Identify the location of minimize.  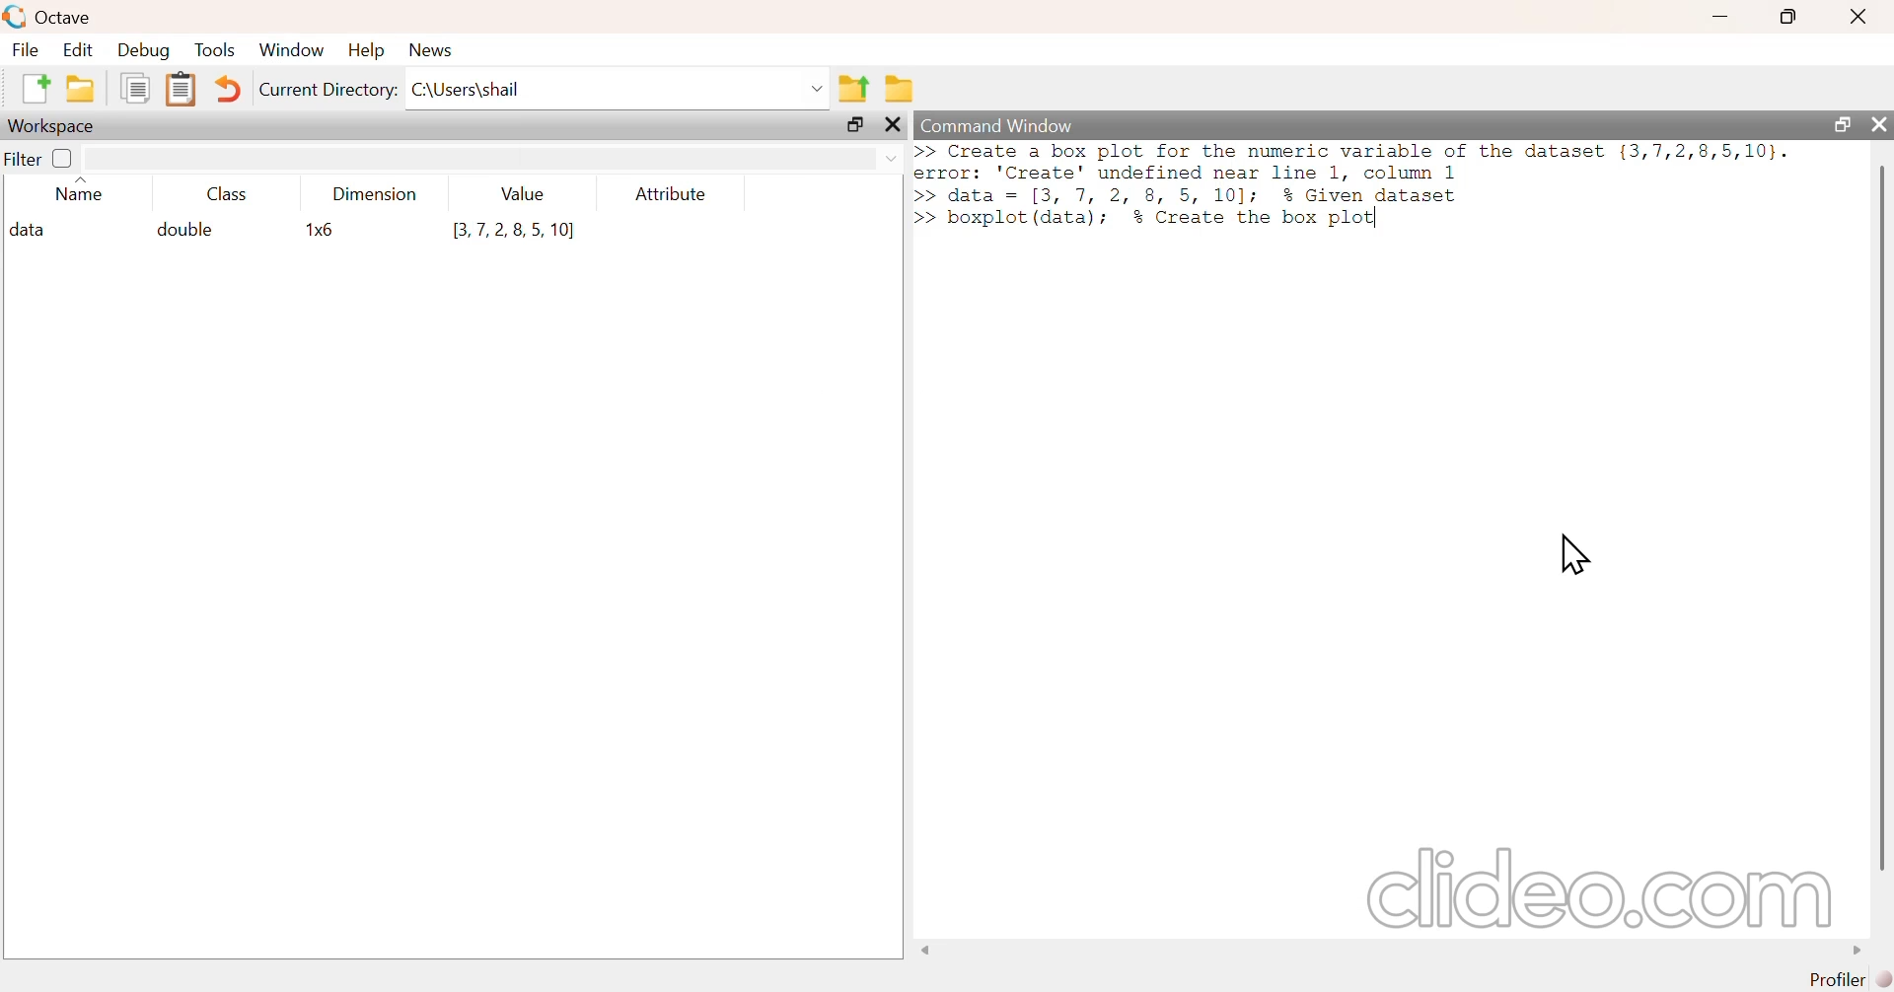
(1719, 17).